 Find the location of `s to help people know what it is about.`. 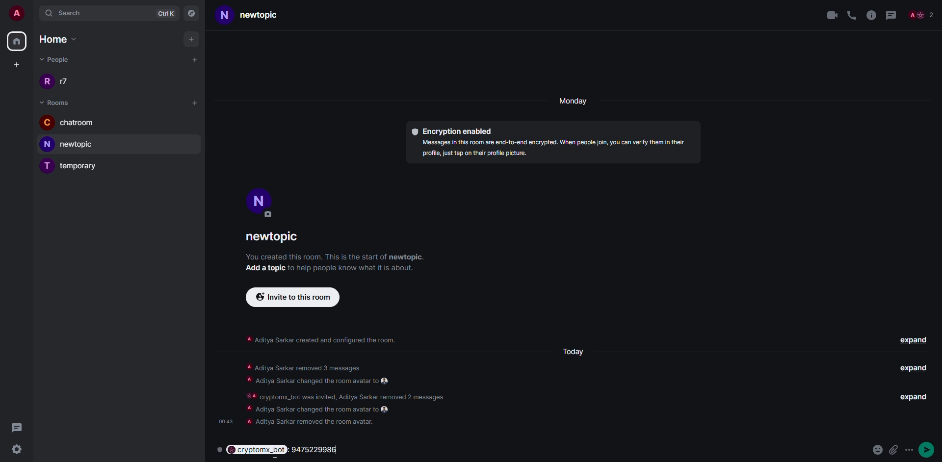

s to help people know what it is about. is located at coordinates (358, 267).